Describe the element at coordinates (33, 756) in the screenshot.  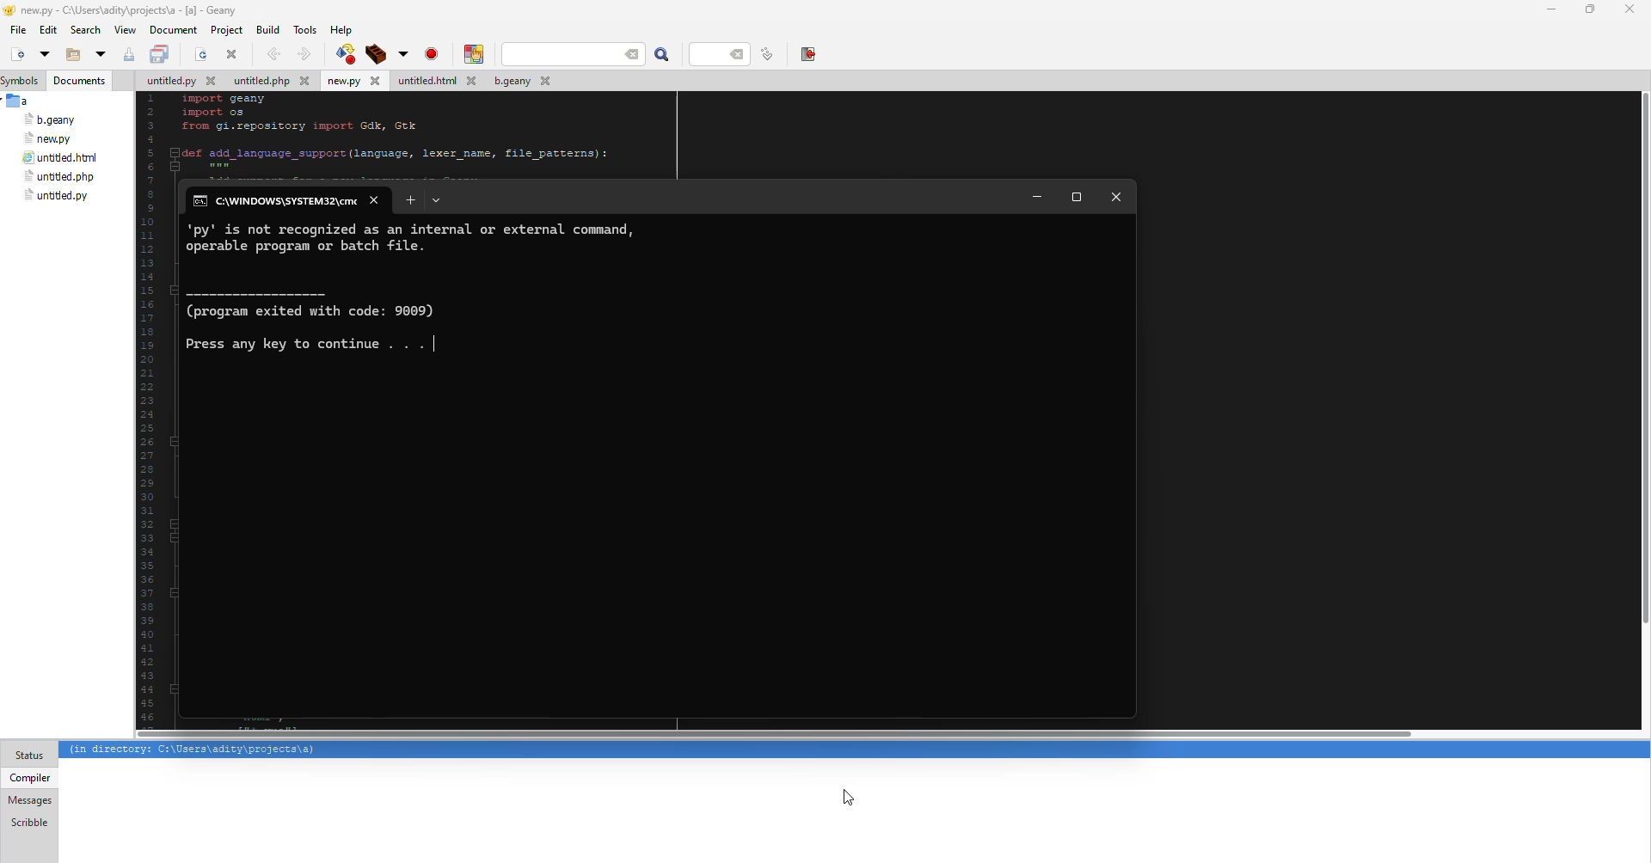
I see `status` at that location.